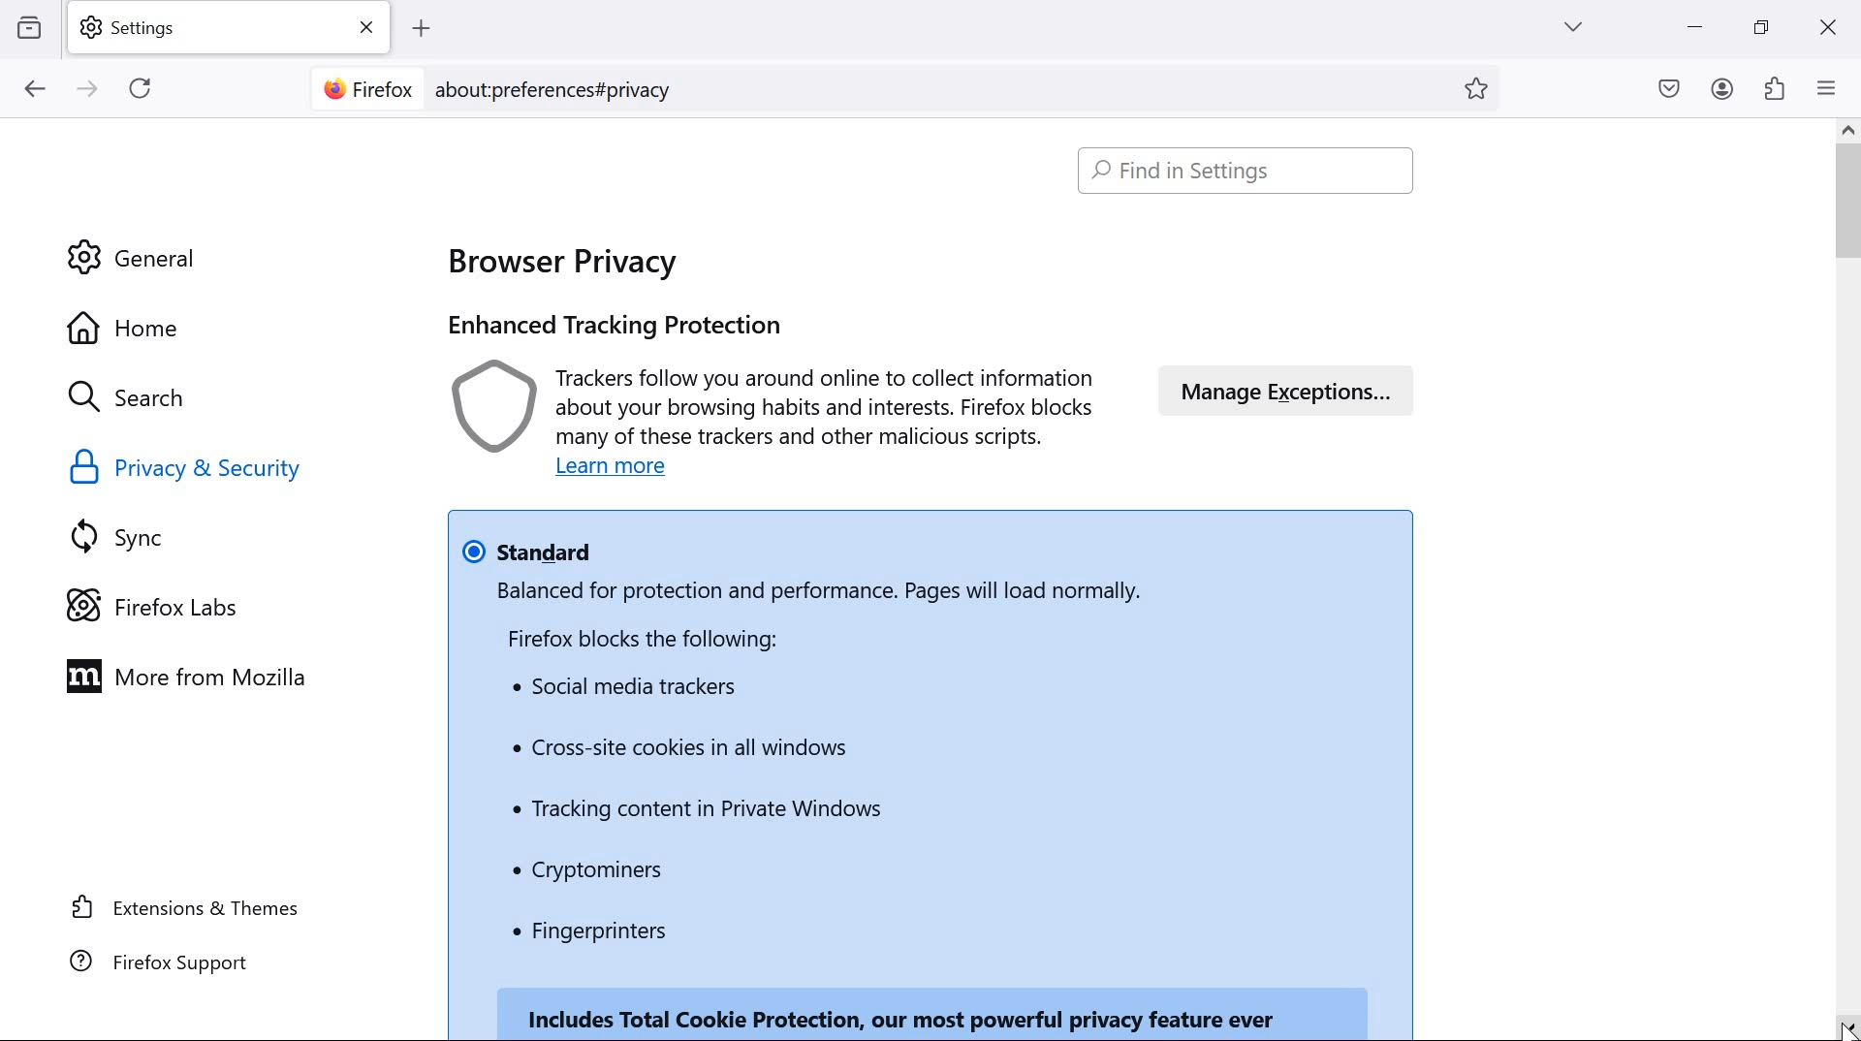  Describe the element at coordinates (566, 88) in the screenshot. I see `about:preferences#privacy` at that location.